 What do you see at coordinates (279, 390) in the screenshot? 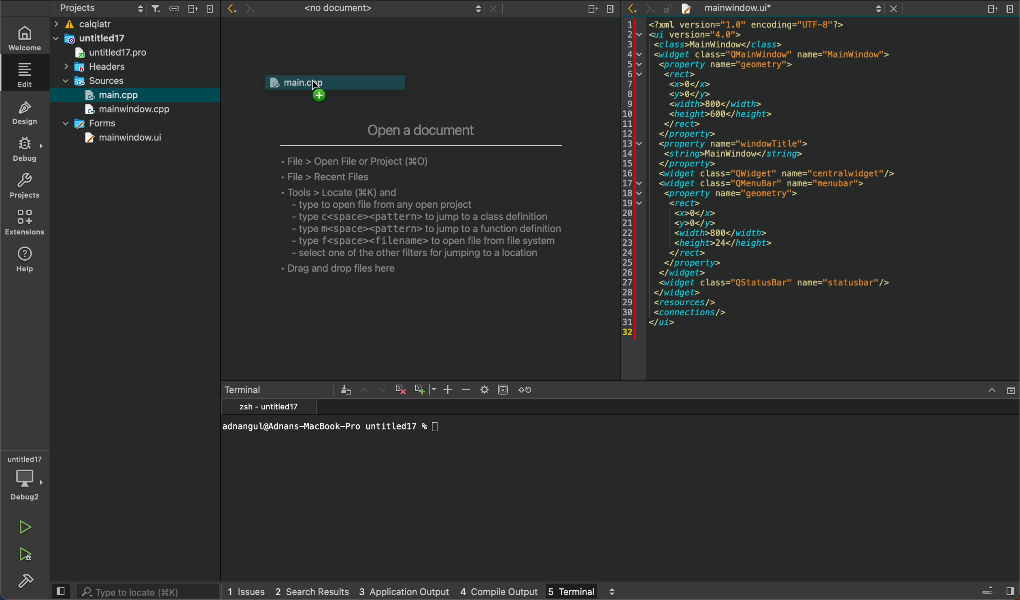
I see `terminal` at bounding box center [279, 390].